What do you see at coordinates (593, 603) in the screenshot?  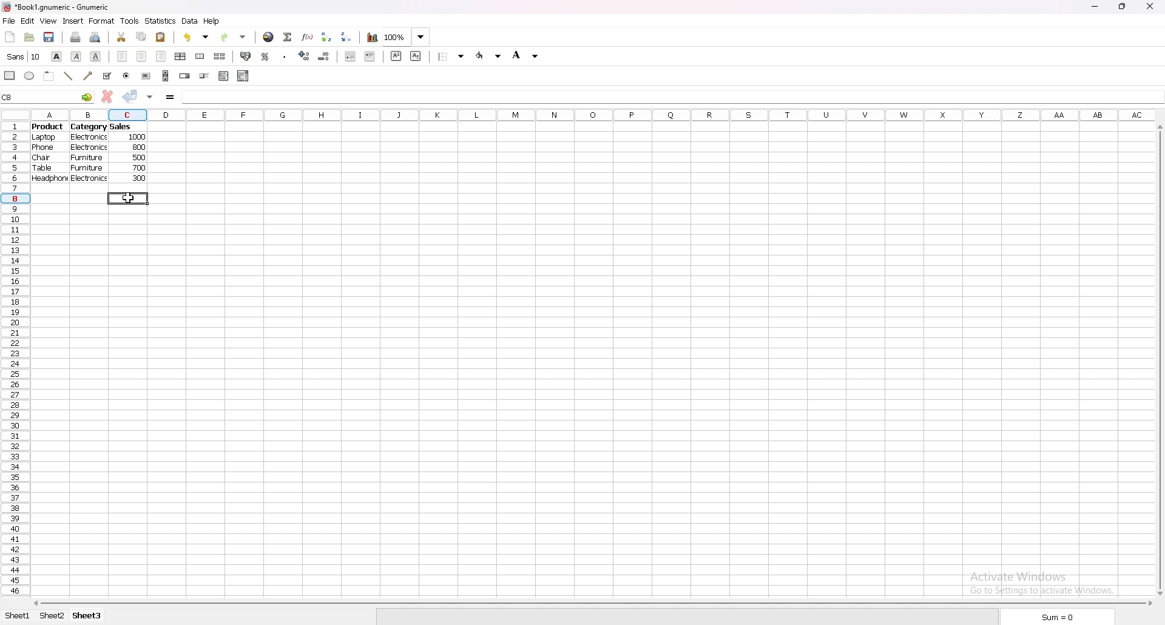 I see `scroll bar` at bounding box center [593, 603].